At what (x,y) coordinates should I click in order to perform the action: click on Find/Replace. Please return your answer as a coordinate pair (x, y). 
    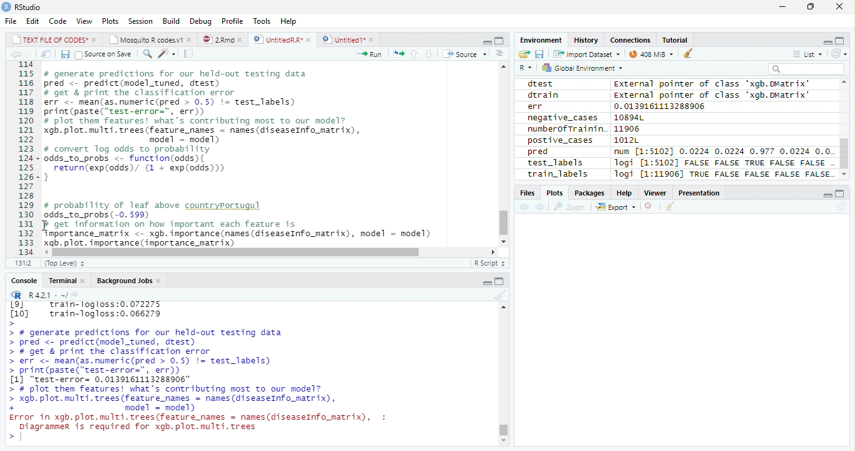
    Looking at the image, I should click on (146, 53).